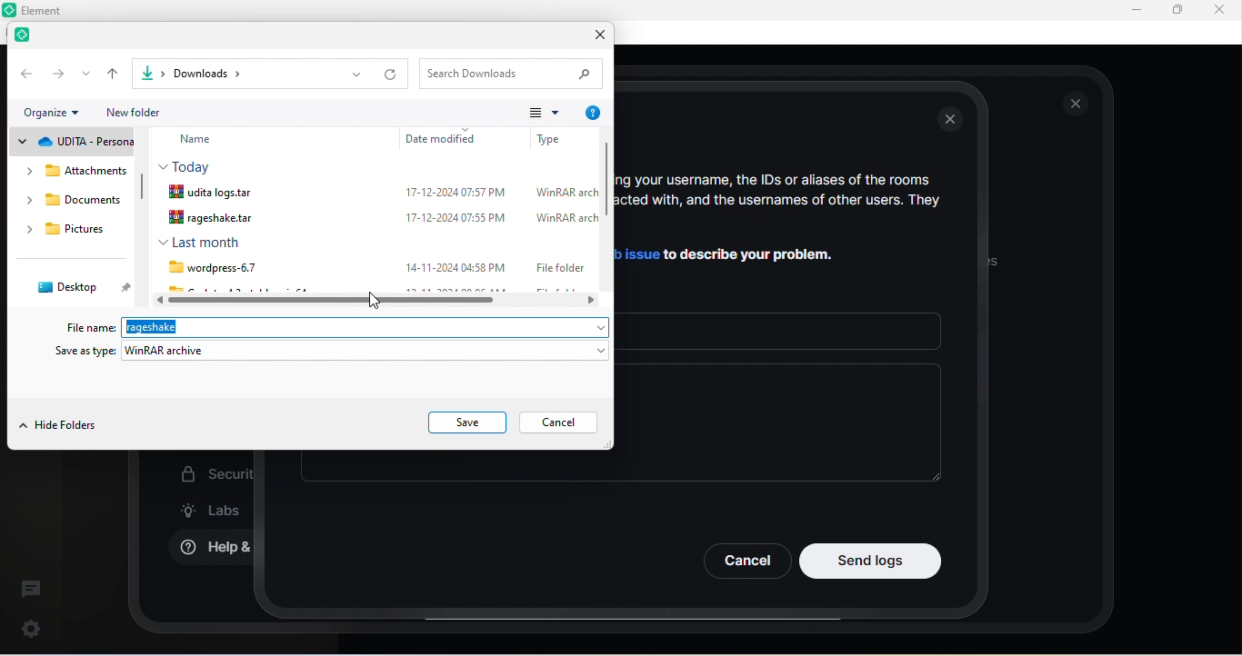  I want to click on drop down, so click(86, 74).